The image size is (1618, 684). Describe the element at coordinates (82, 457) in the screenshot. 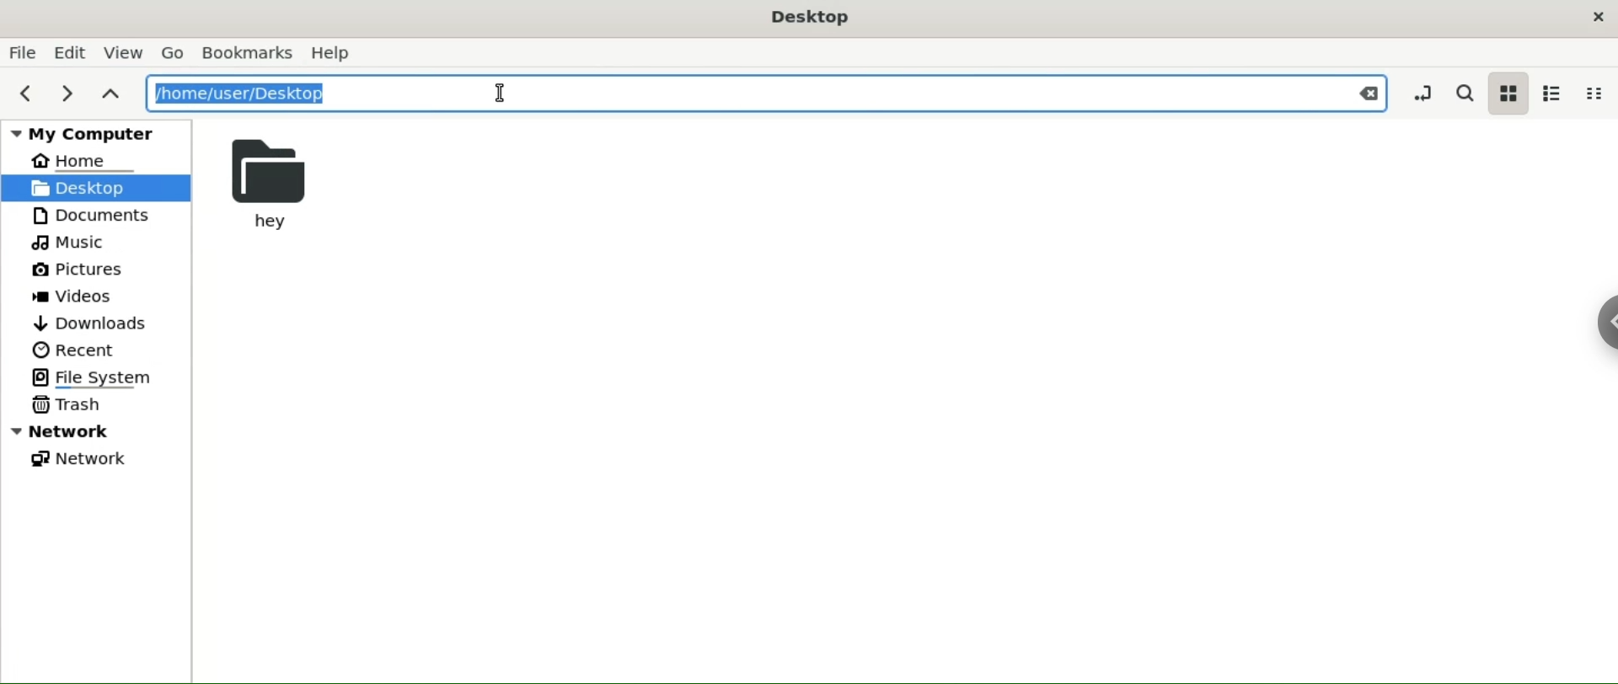

I see `network` at that location.